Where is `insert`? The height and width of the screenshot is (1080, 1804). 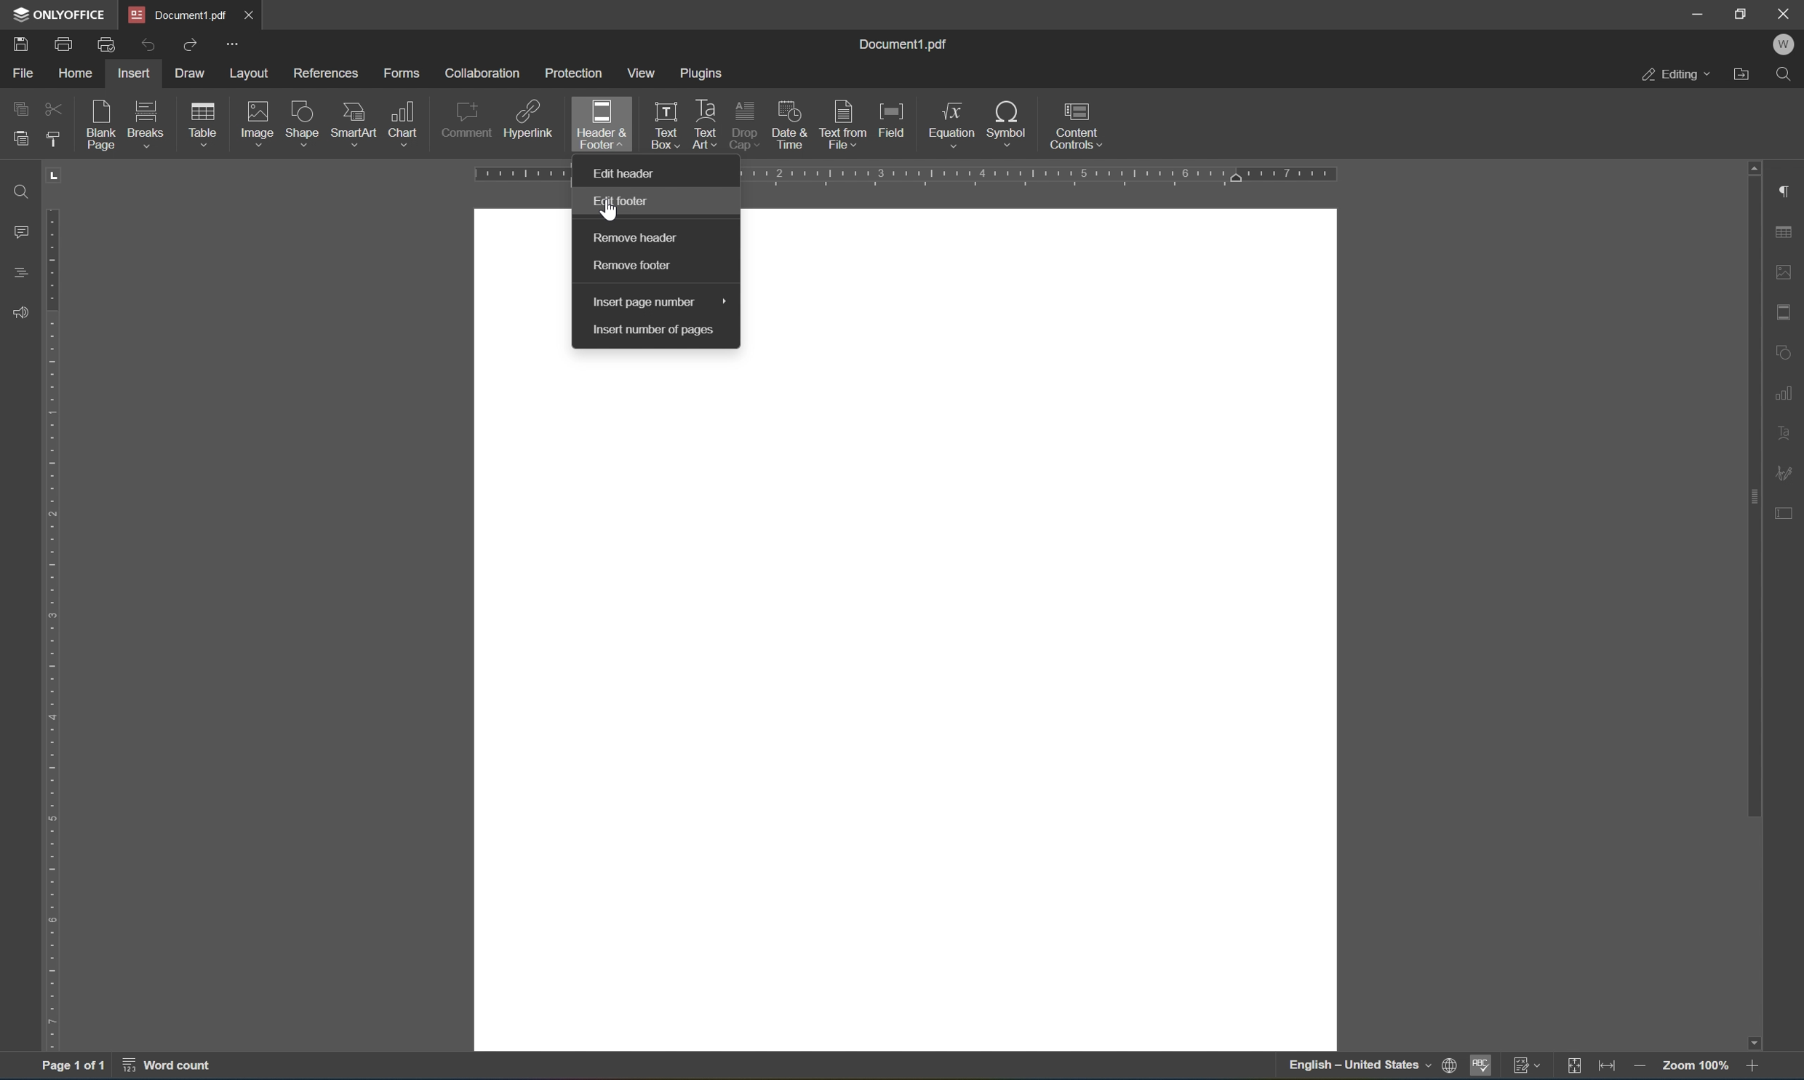 insert is located at coordinates (137, 74).